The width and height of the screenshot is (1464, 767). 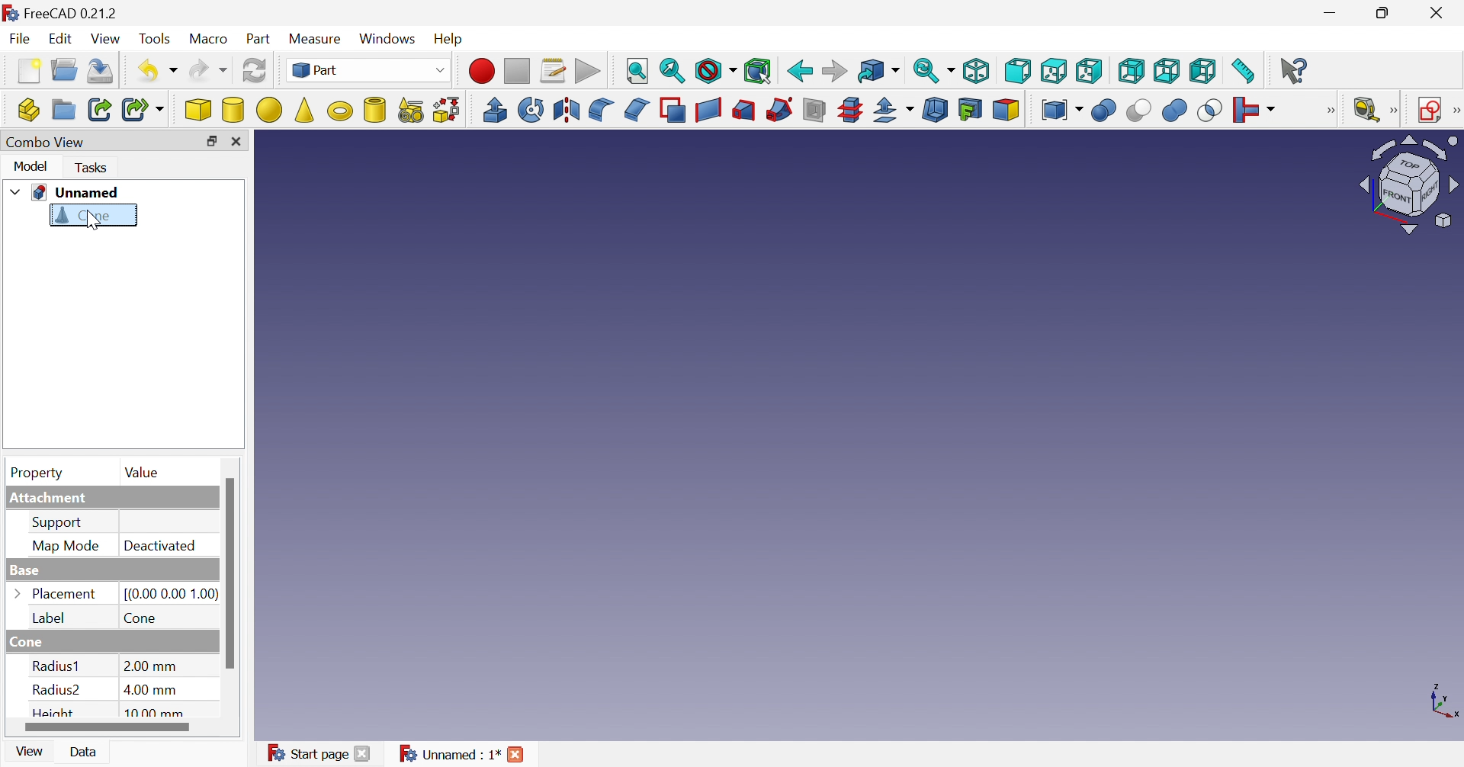 I want to click on [Boolean], so click(x=1334, y=112).